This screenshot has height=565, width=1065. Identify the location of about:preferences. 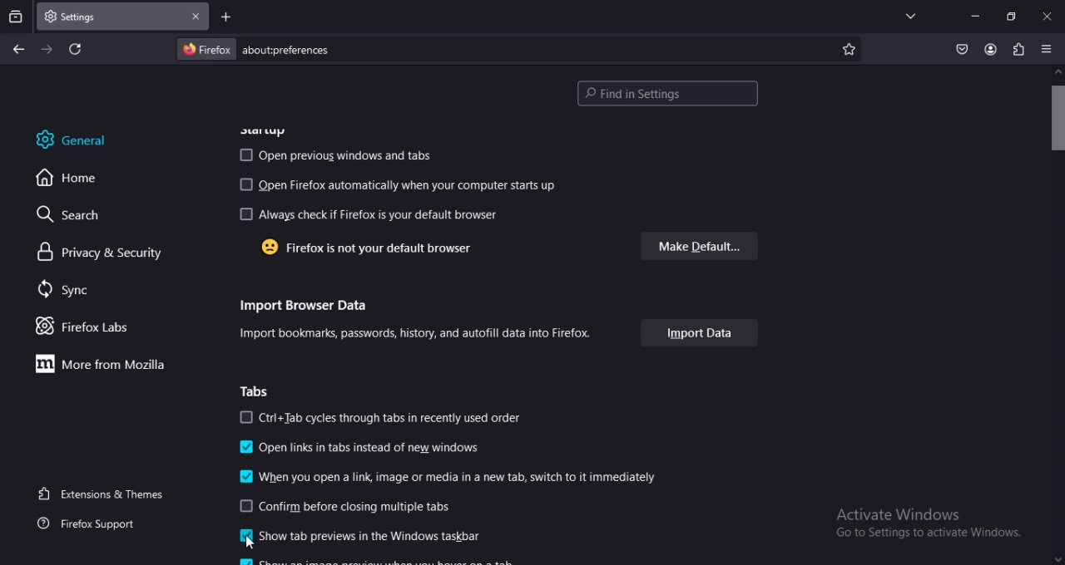
(383, 49).